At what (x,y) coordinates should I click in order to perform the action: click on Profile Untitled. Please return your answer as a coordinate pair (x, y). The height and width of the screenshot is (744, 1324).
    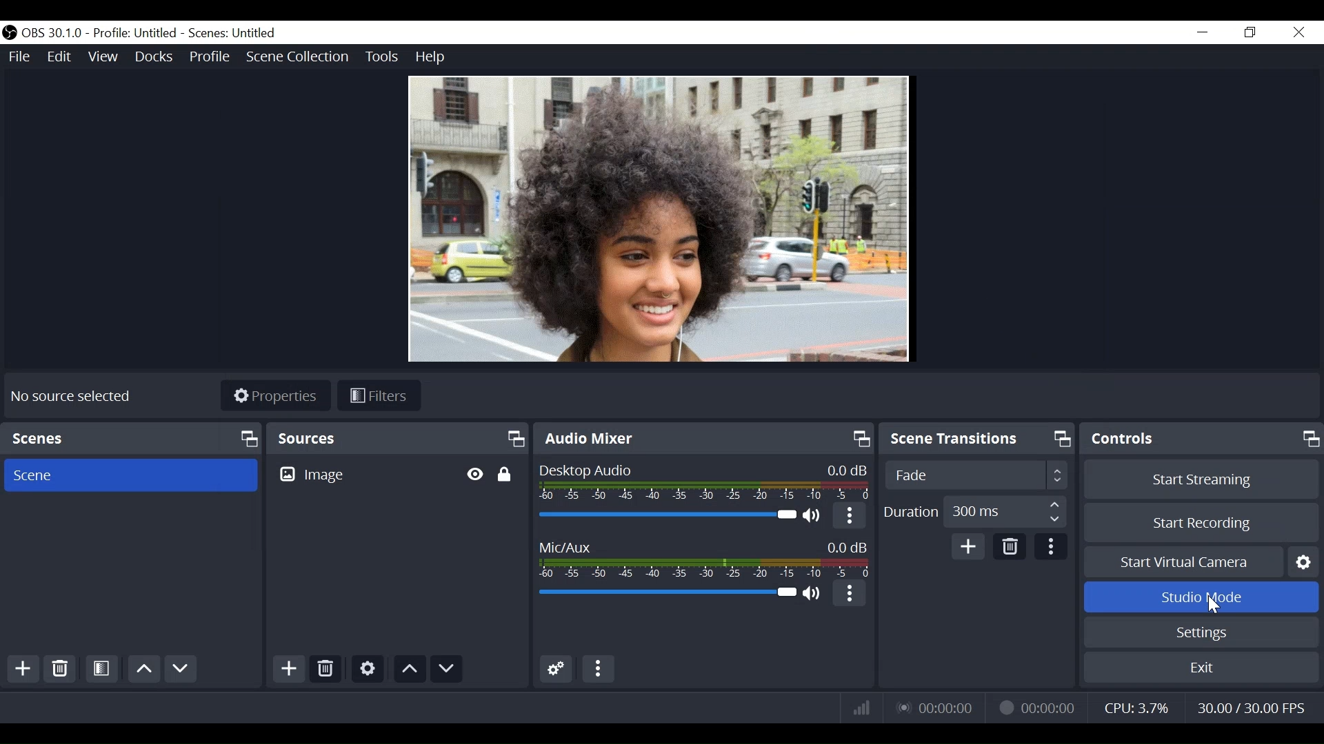
    Looking at the image, I should click on (134, 32).